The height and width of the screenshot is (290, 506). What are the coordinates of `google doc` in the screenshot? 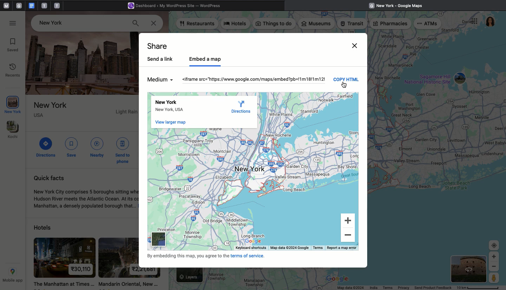 It's located at (31, 5).